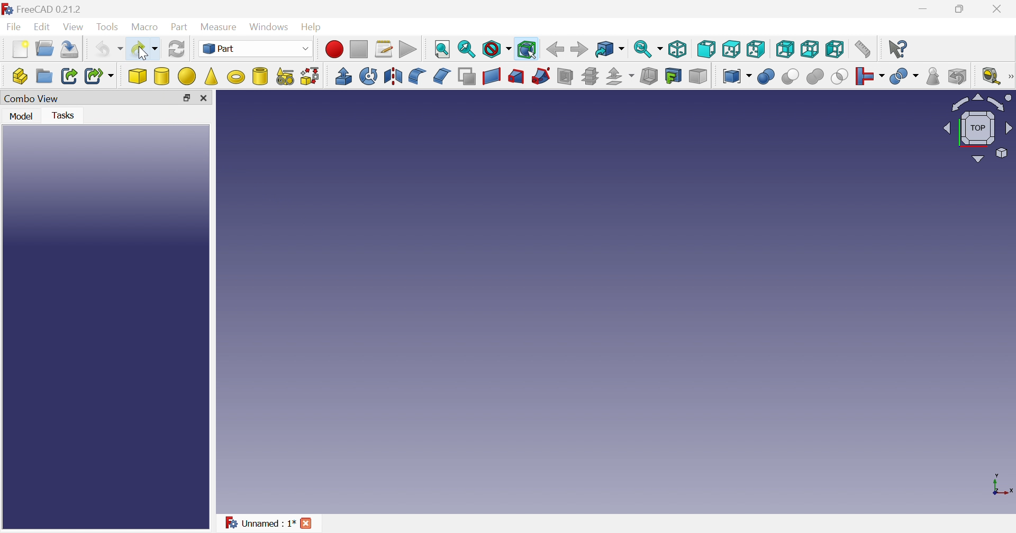  Describe the element at coordinates (978, 131) in the screenshot. I see `Viewing angle` at that location.